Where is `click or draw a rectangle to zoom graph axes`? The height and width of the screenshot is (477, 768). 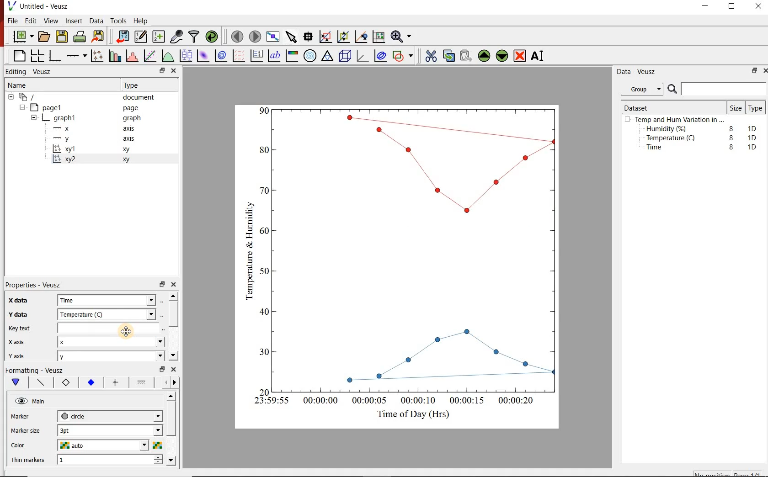 click or draw a rectangle to zoom graph axes is located at coordinates (327, 37).